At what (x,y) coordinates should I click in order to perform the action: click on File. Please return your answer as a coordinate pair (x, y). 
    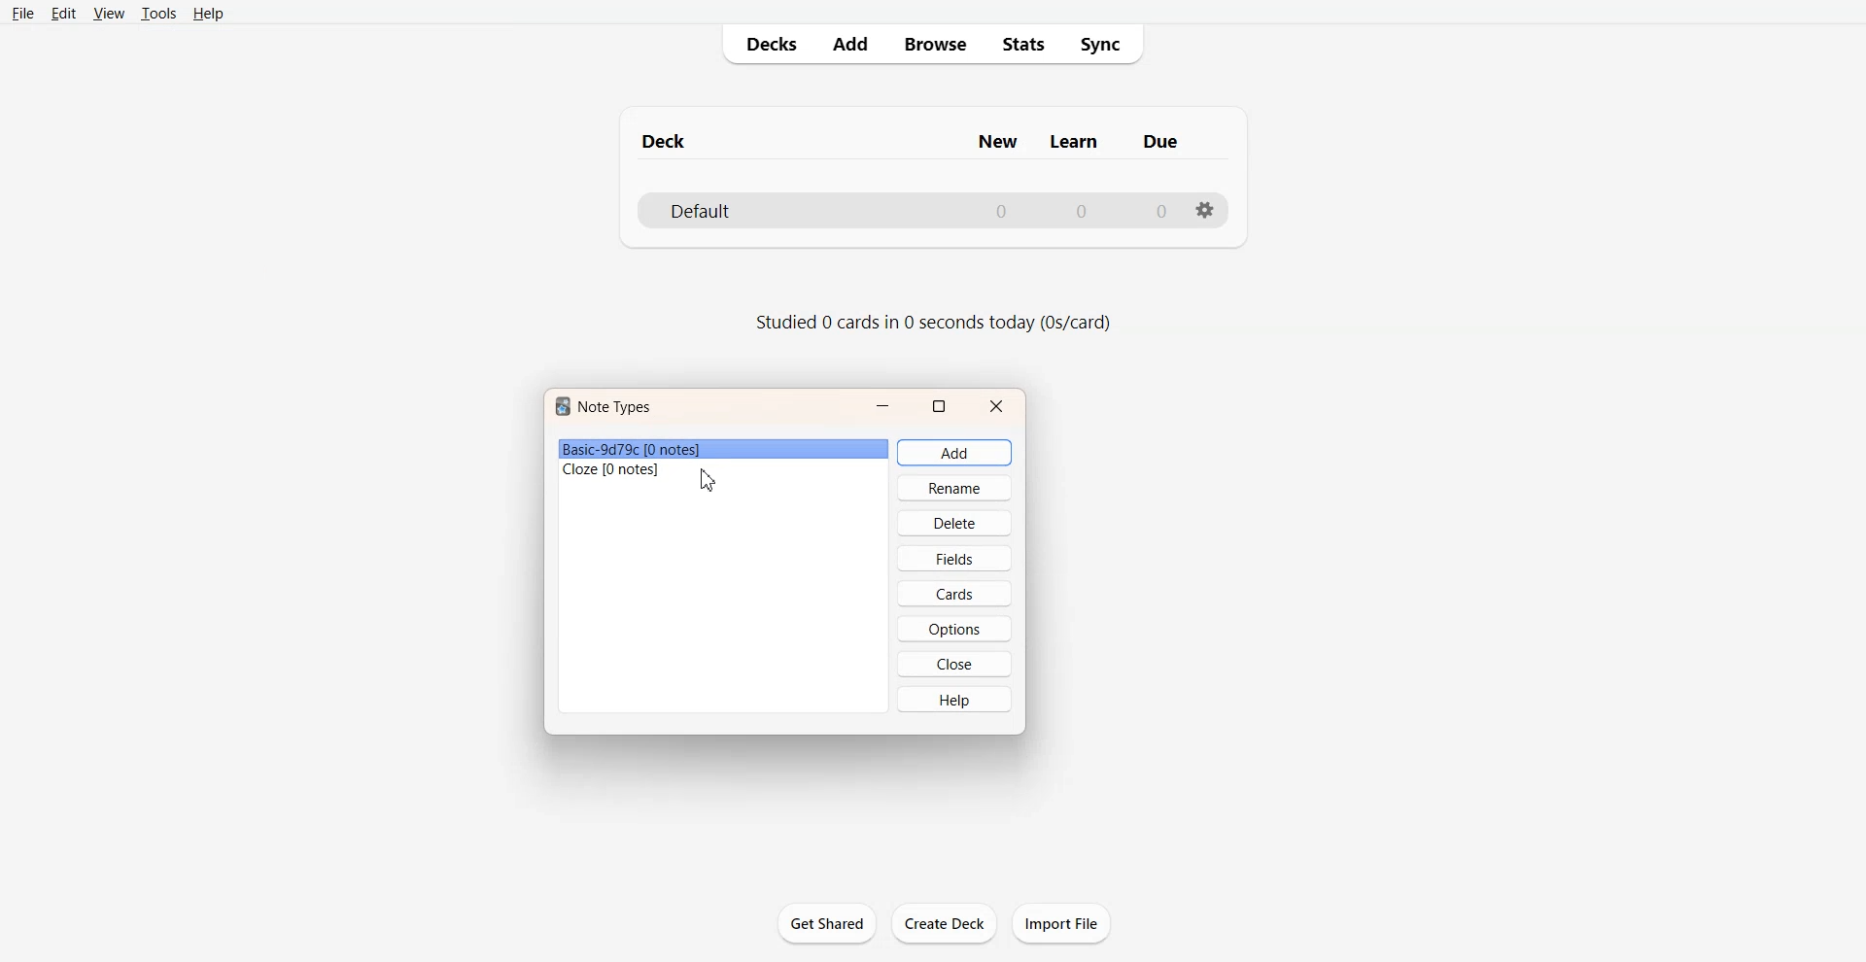
    Looking at the image, I should click on (724, 470).